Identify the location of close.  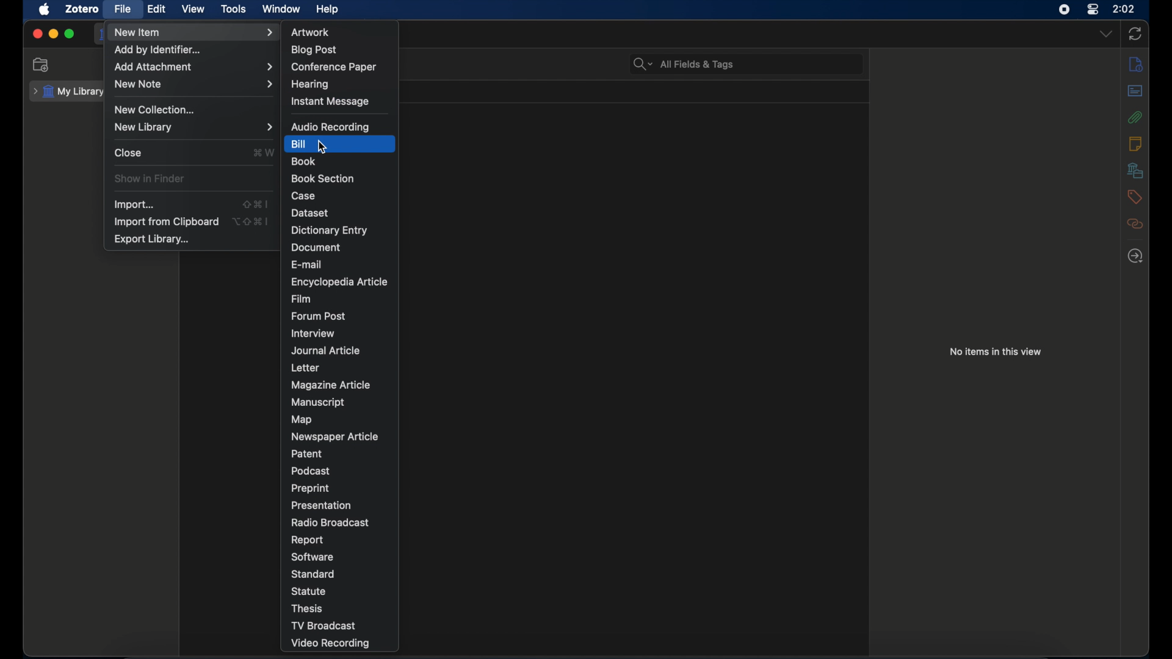
(37, 32).